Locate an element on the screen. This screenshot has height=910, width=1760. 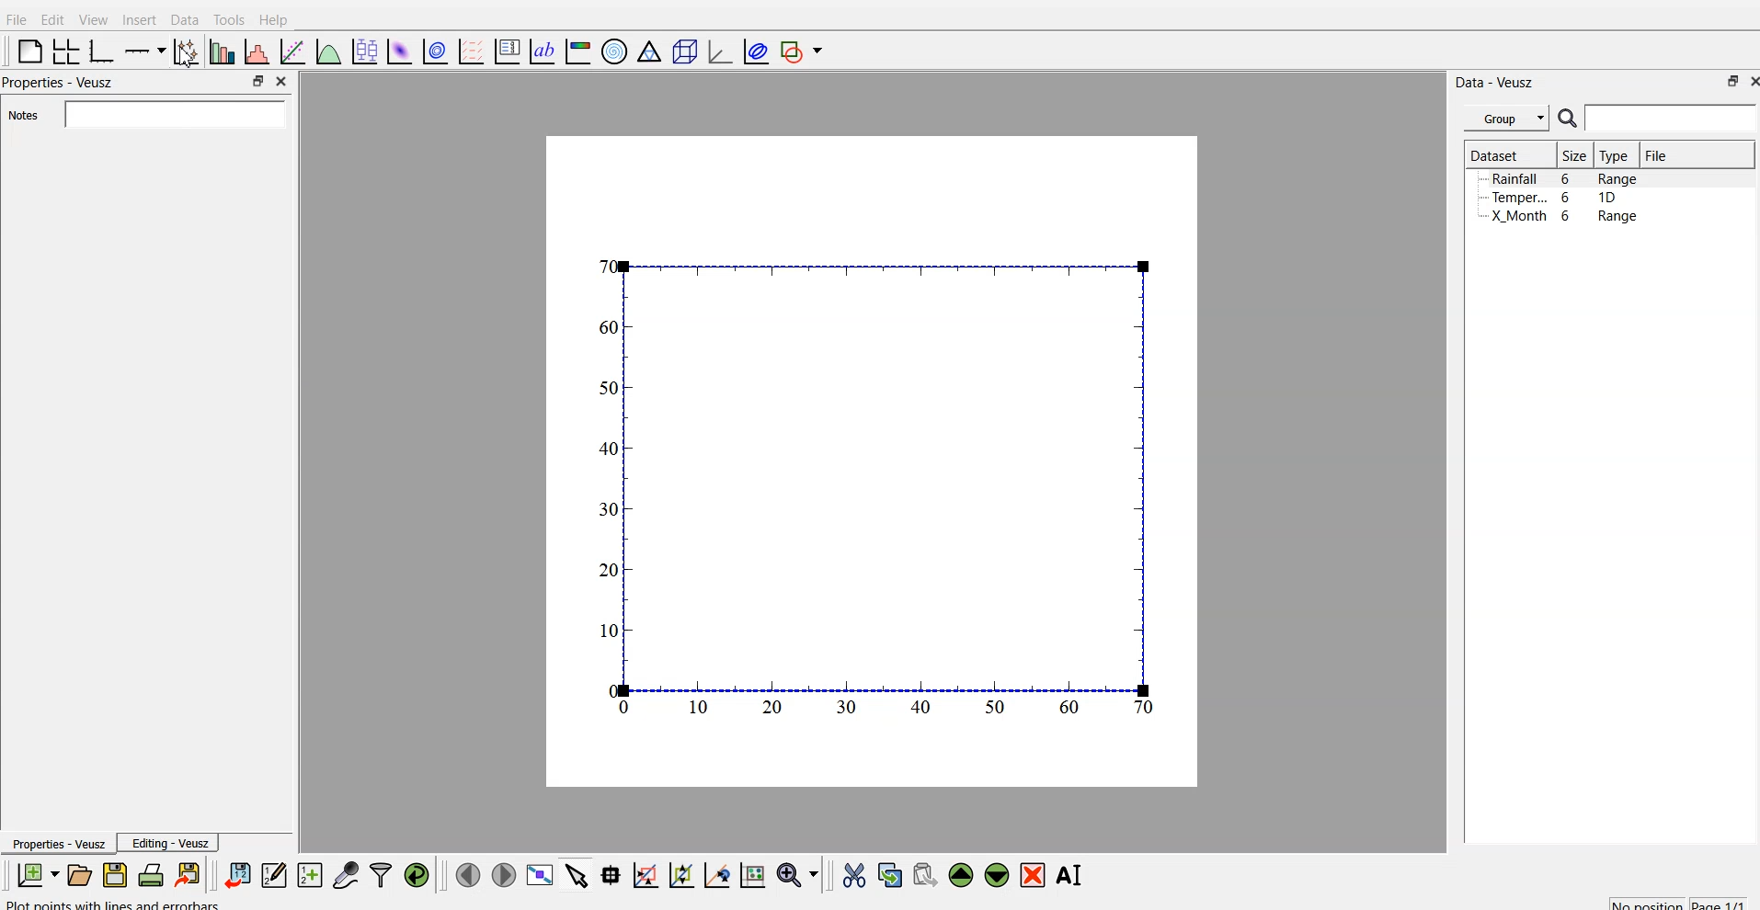
new document is located at coordinates (37, 876).